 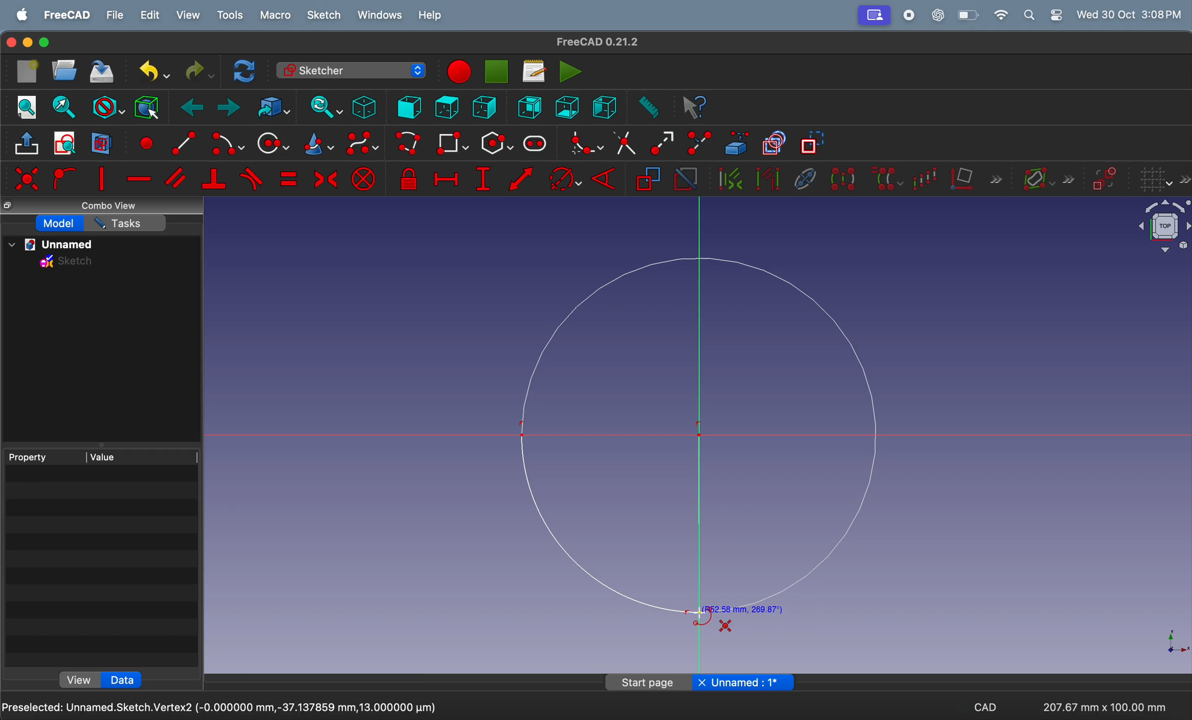 What do you see at coordinates (180, 141) in the screenshot?
I see `create arc` at bounding box center [180, 141].